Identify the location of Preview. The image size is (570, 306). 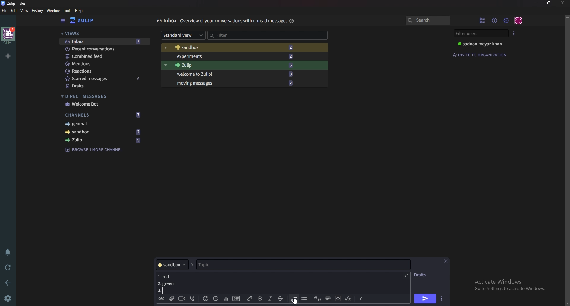
(161, 299).